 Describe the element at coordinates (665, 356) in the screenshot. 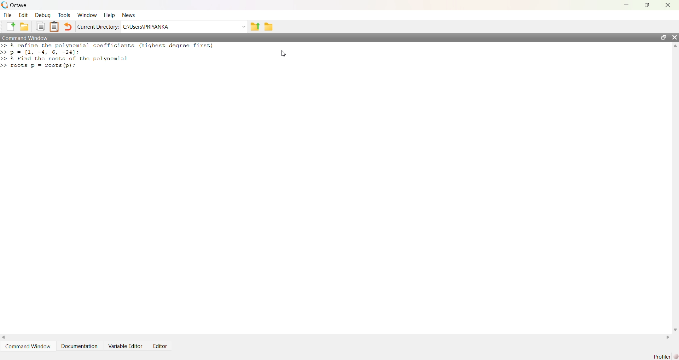

I see `Profile` at that location.